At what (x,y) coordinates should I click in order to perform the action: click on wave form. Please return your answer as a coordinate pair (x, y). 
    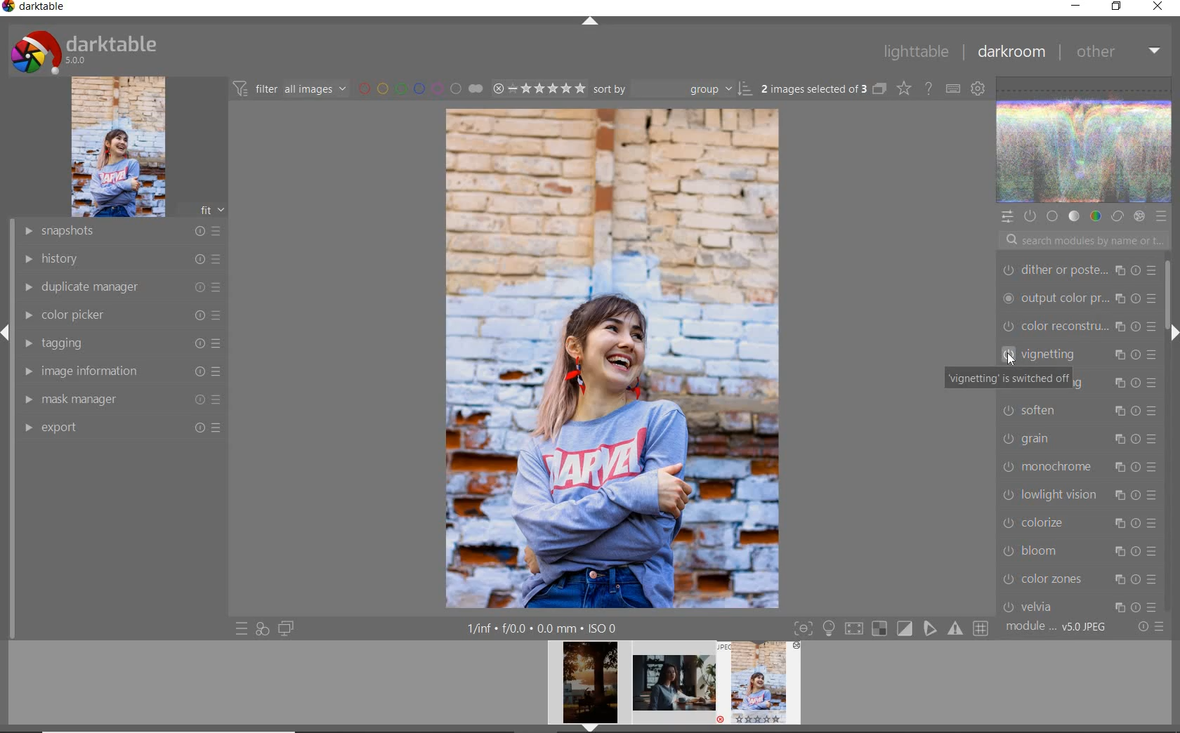
    Looking at the image, I should click on (1085, 141).